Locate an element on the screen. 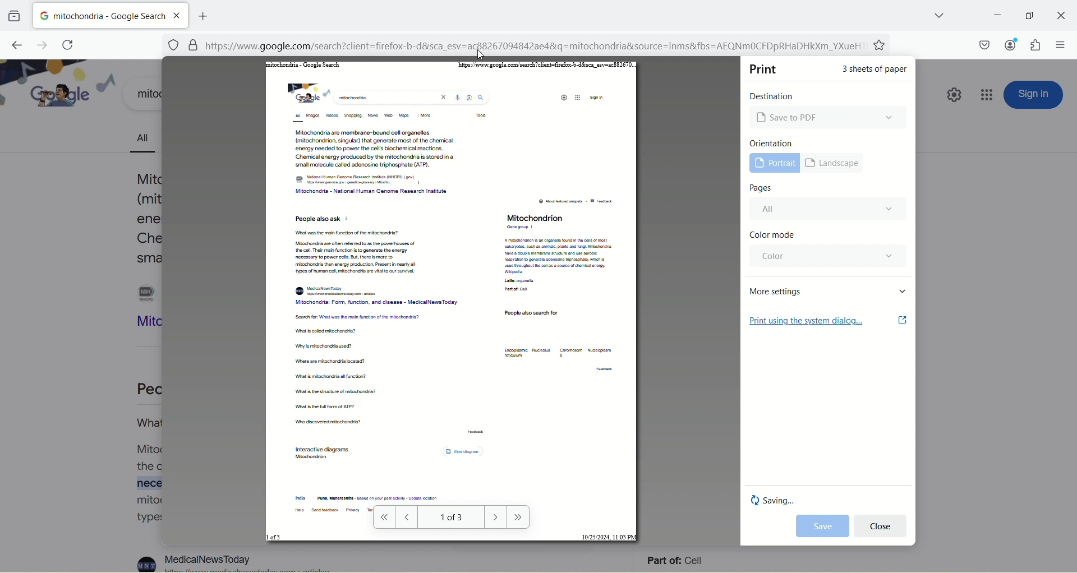  extension is located at coordinates (1038, 45).